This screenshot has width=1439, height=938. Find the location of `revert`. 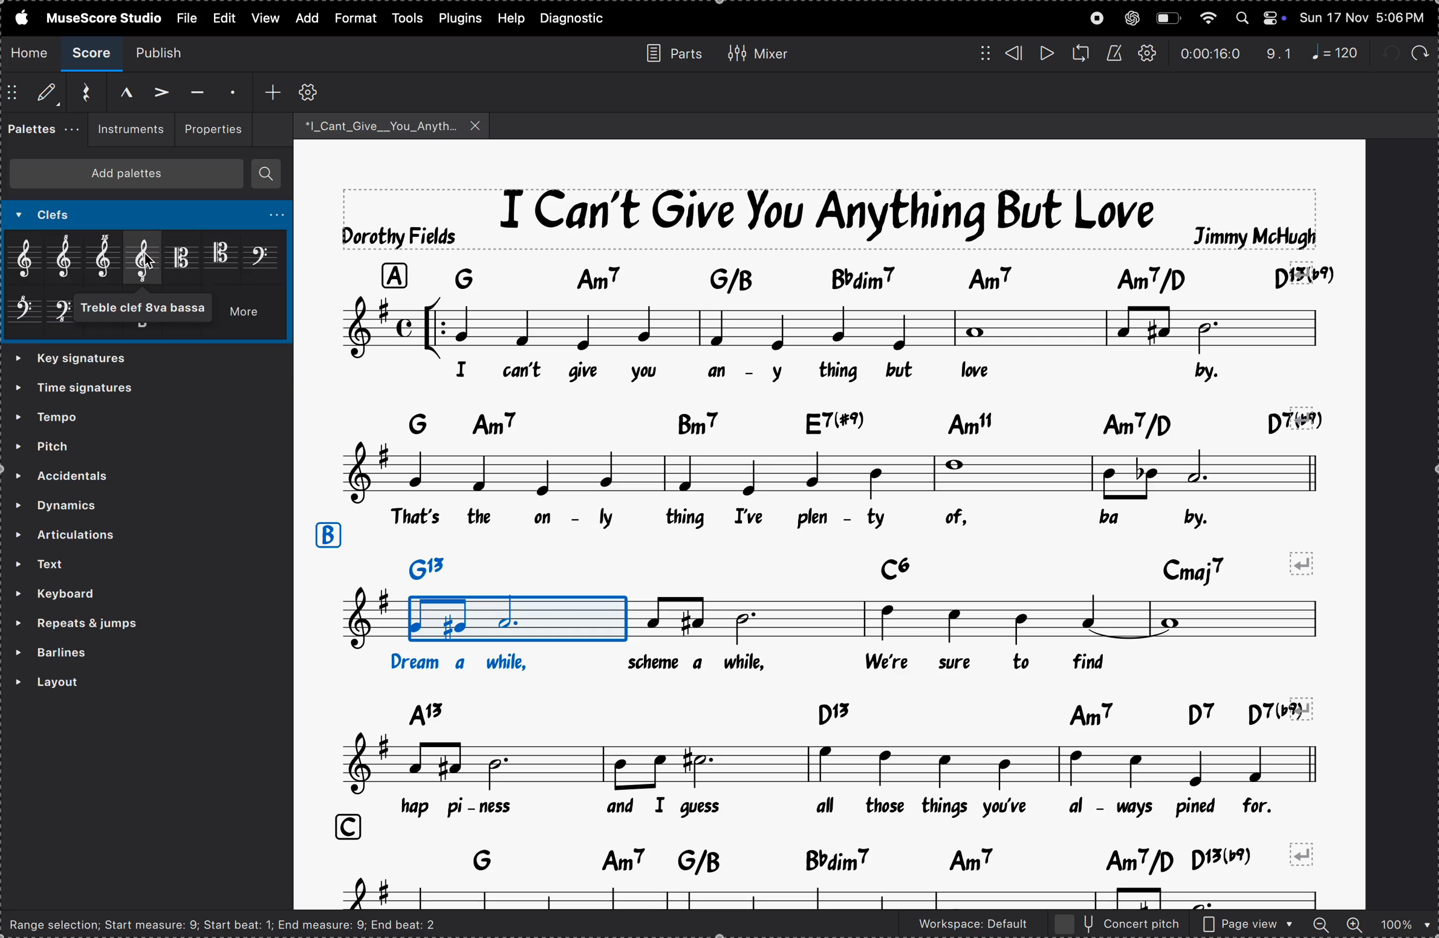

revert is located at coordinates (1305, 853).